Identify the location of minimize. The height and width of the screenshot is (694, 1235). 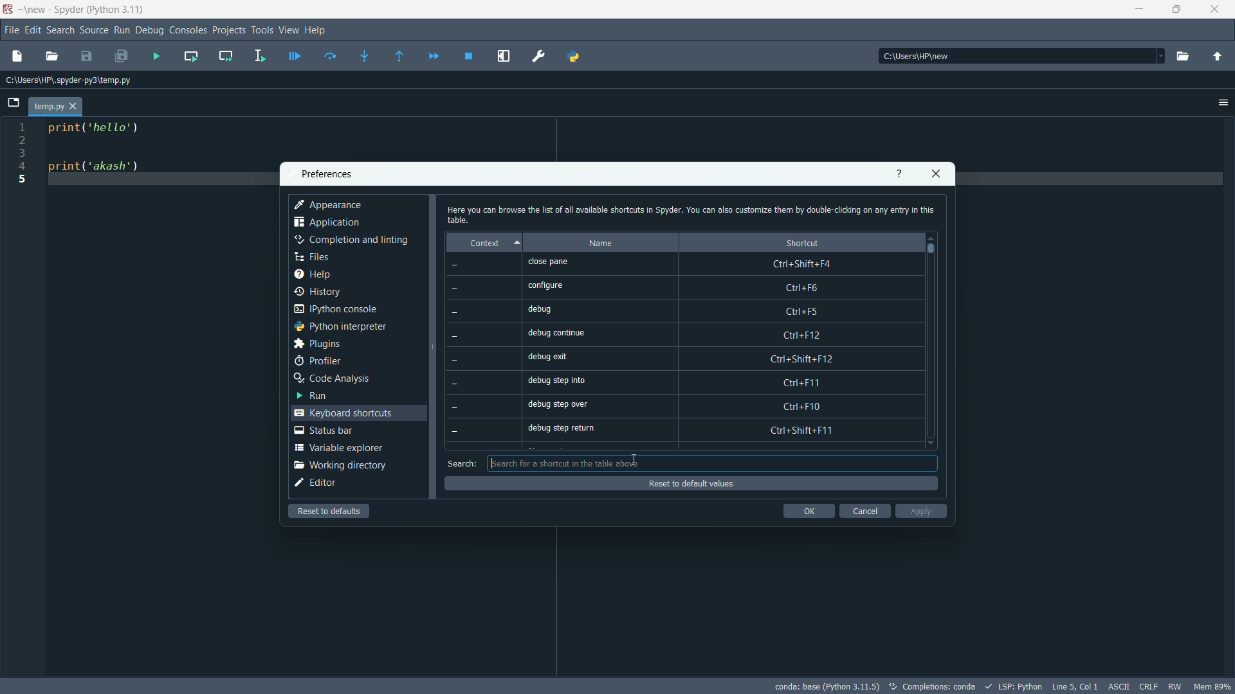
(1138, 8).